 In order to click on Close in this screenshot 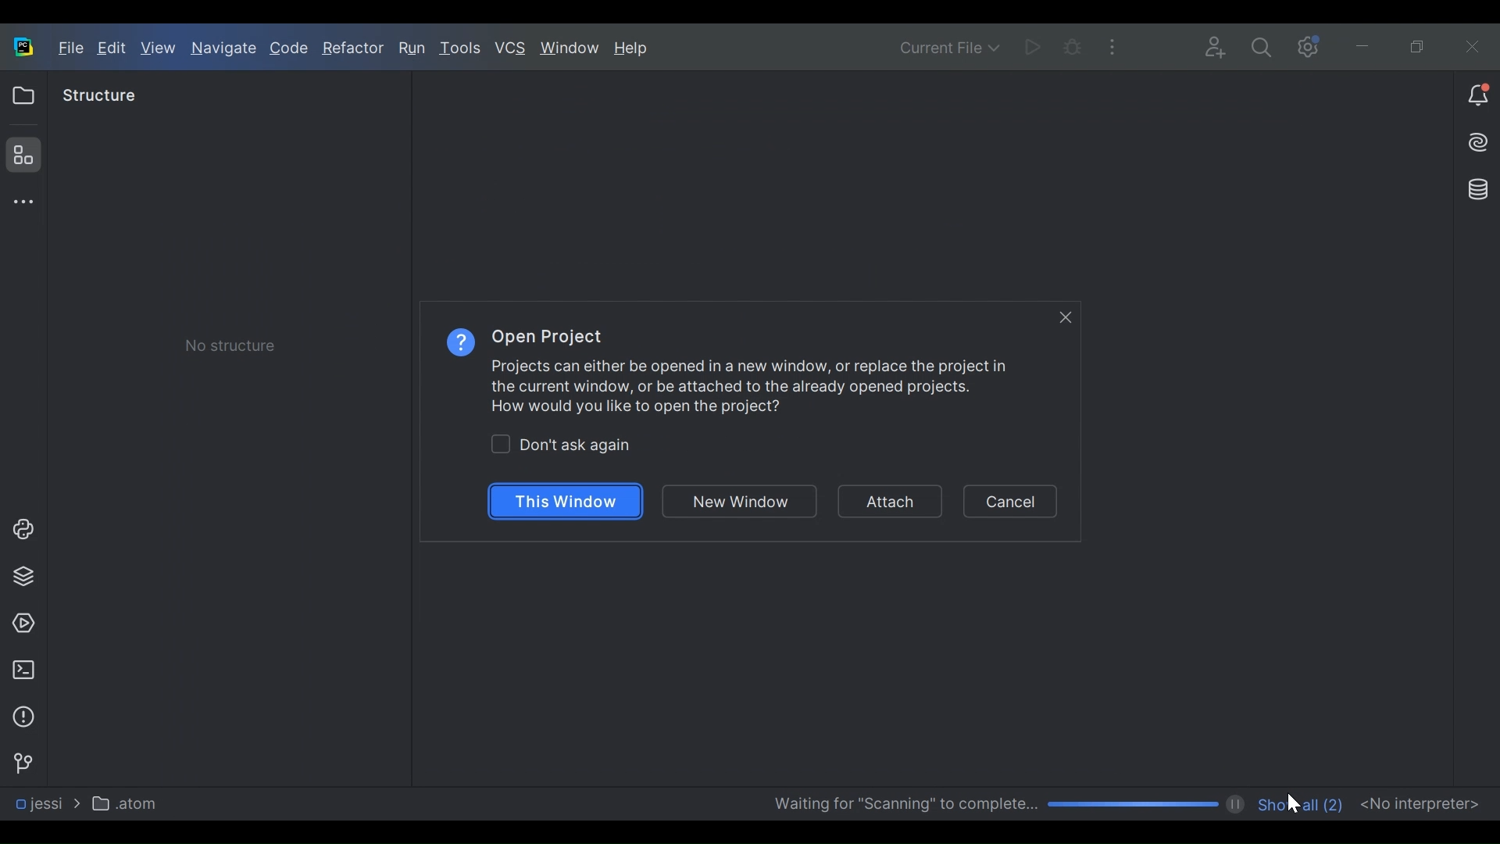, I will do `click(1472, 45)`.